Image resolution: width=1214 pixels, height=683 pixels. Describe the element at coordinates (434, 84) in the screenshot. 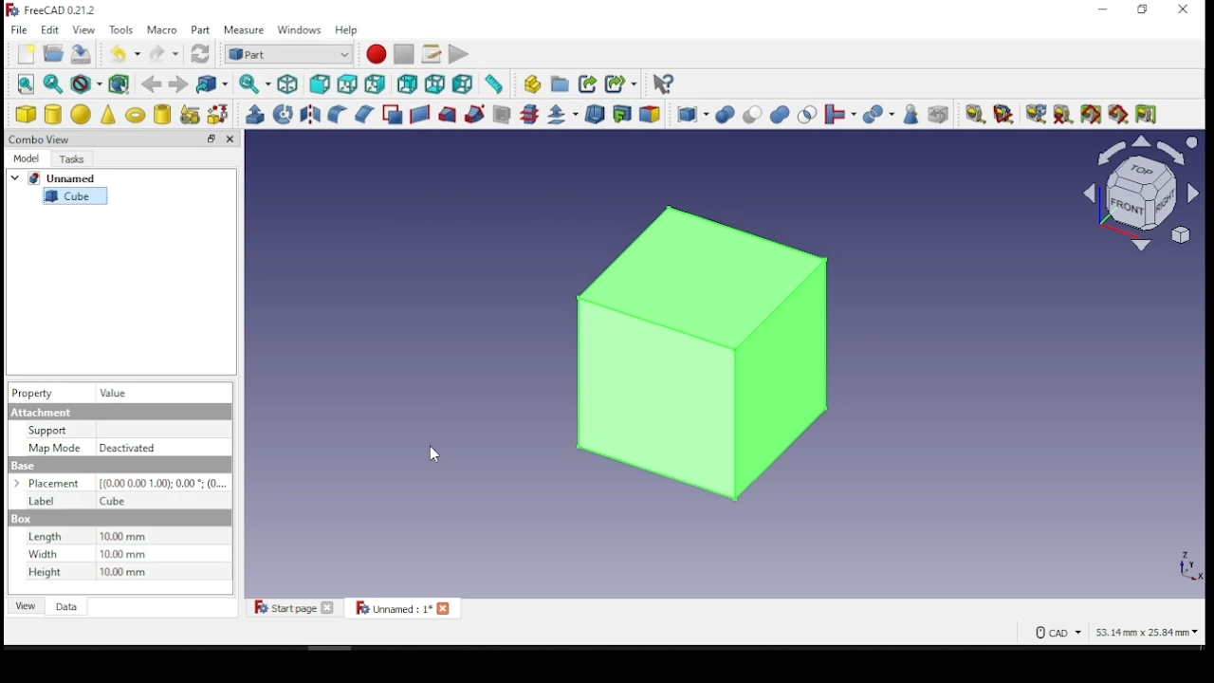

I see `bottom` at that location.